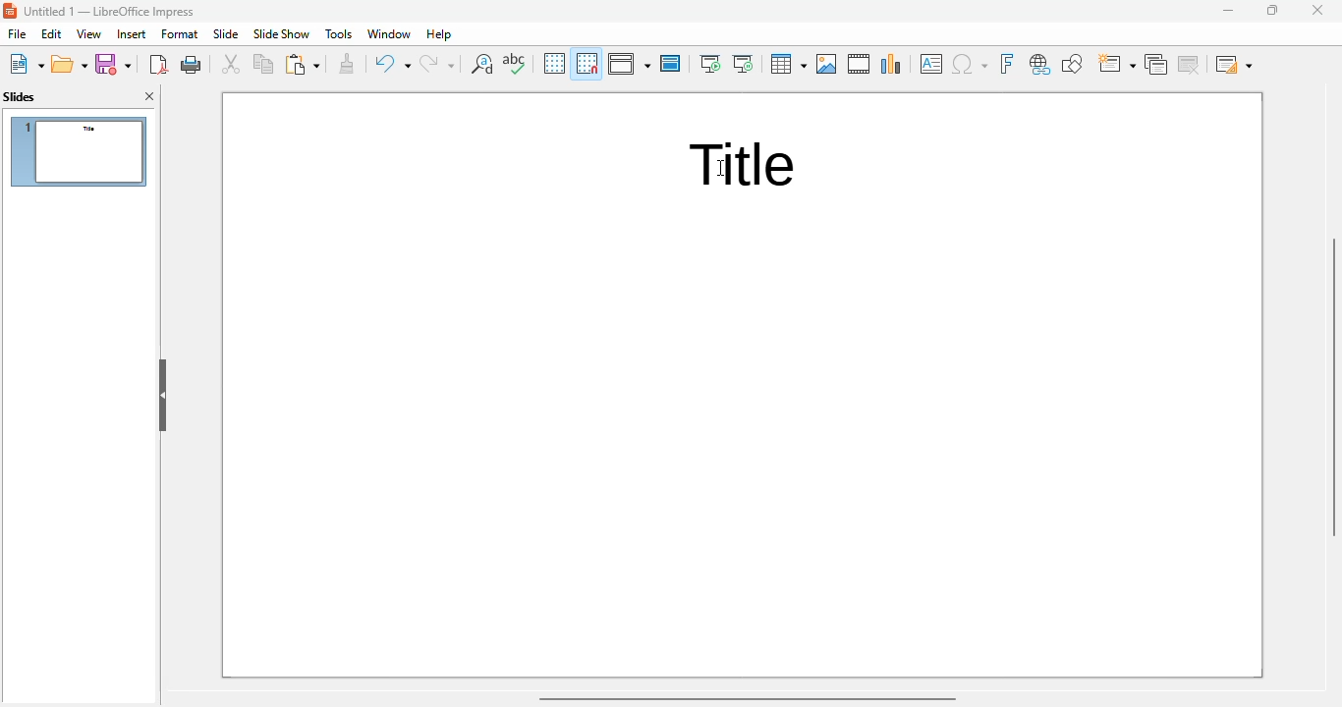  Describe the element at coordinates (743, 64) in the screenshot. I see `start from current slide` at that location.